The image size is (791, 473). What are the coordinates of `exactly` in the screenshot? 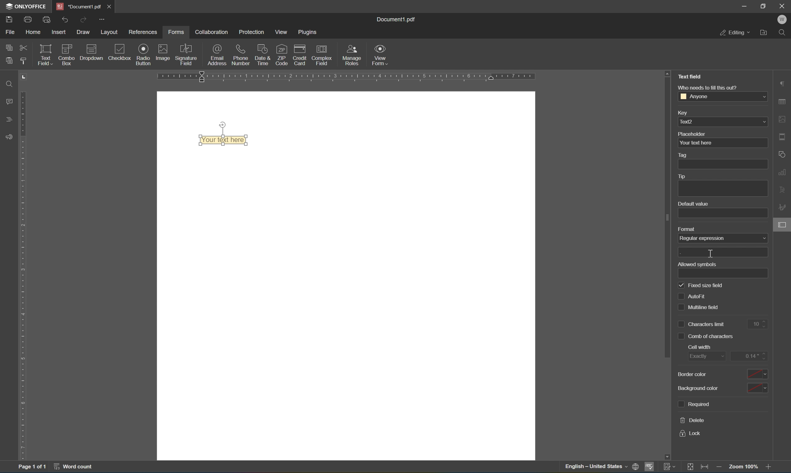 It's located at (700, 357).